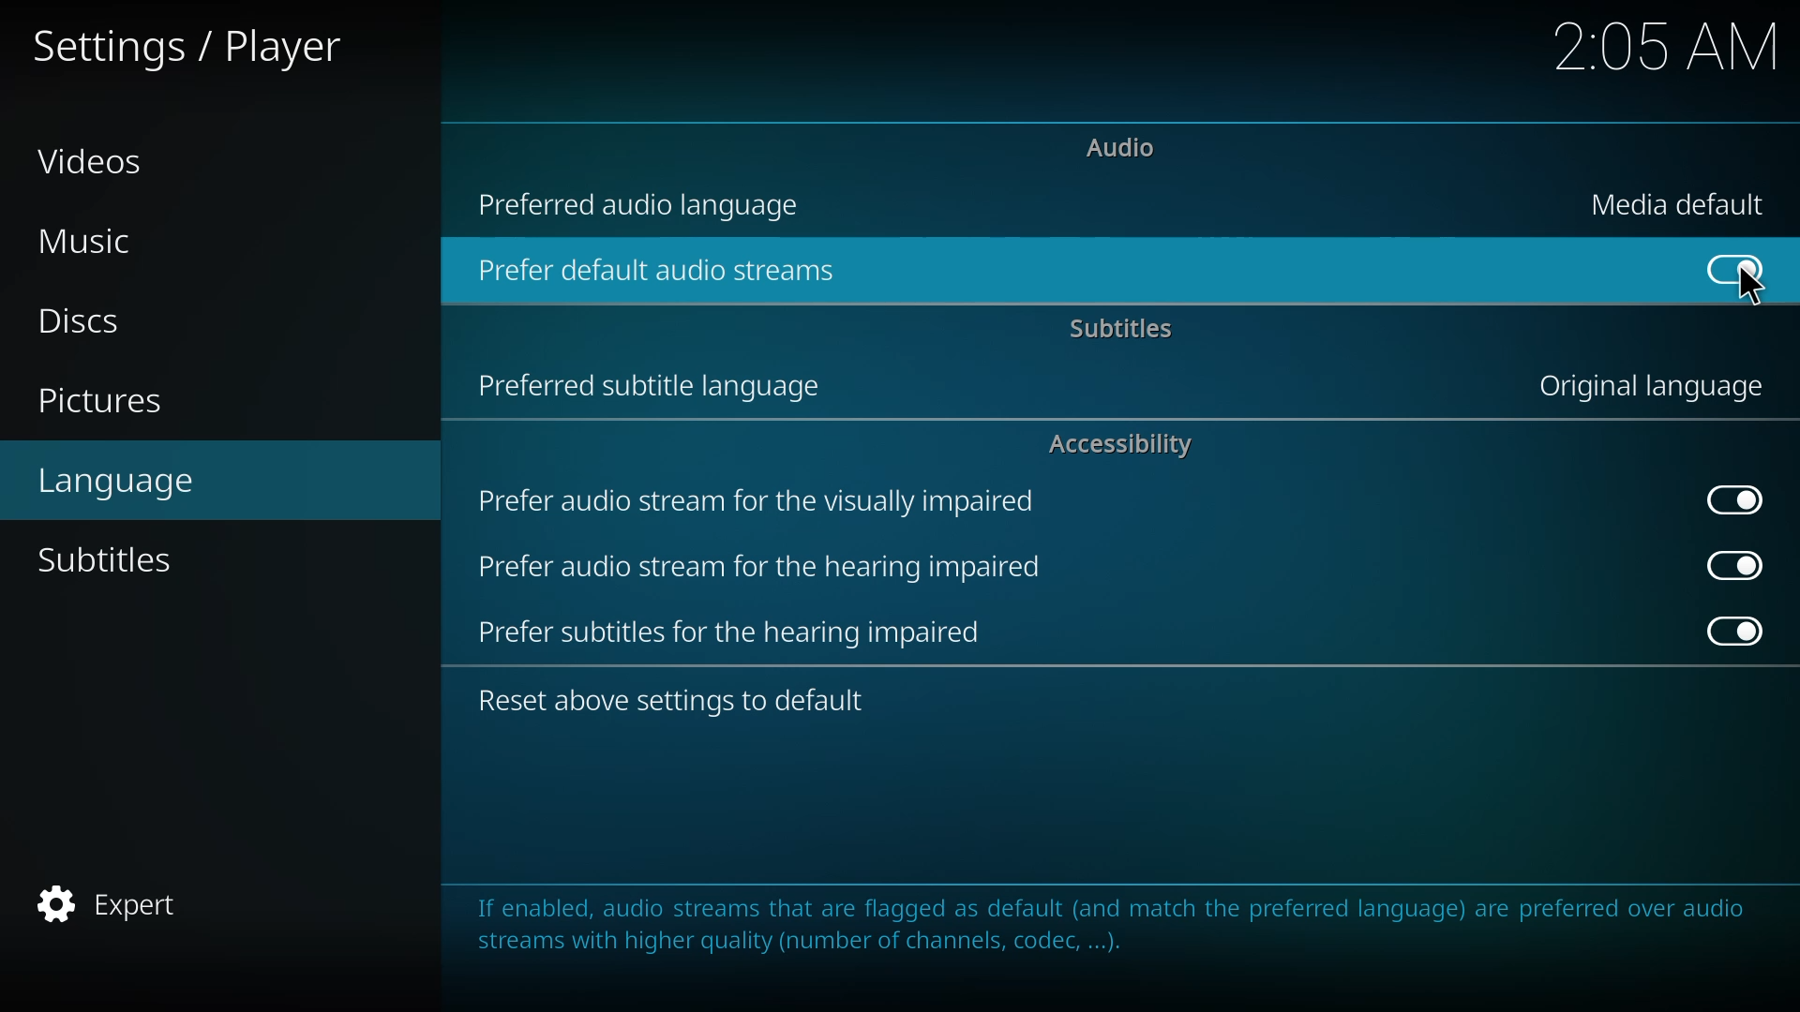  I want to click on disabled, so click(1735, 498).